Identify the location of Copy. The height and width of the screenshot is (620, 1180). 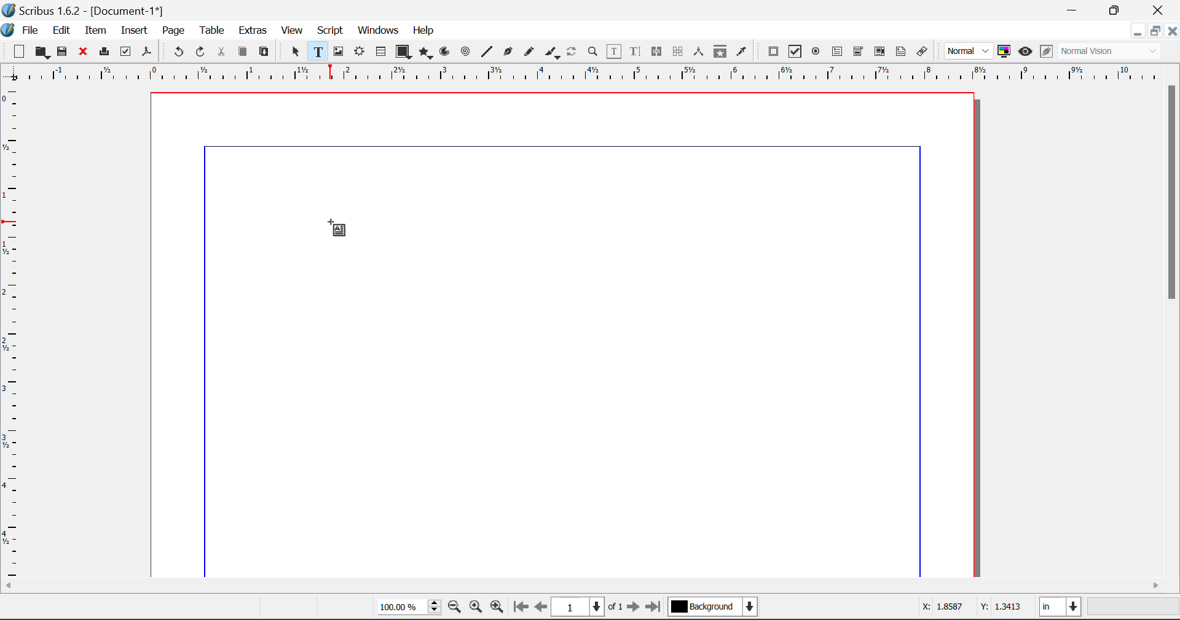
(242, 52).